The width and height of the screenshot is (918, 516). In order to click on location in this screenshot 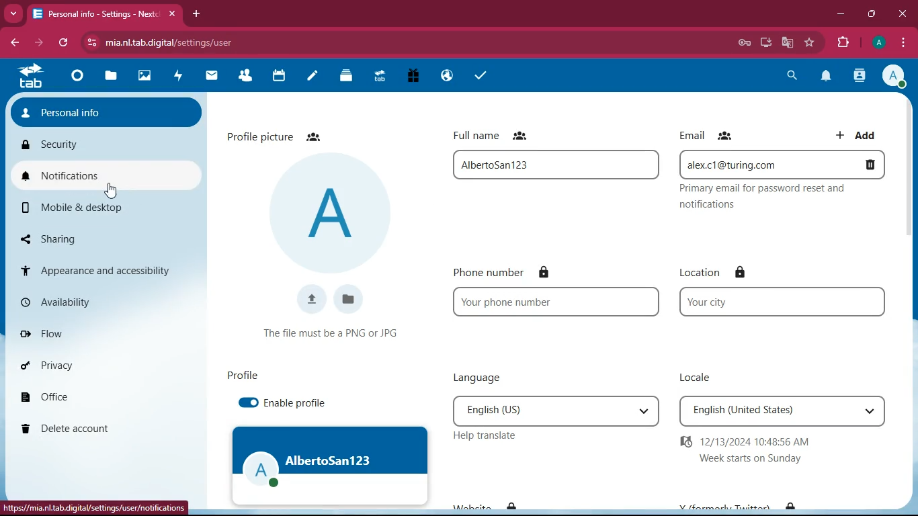, I will do `click(700, 274)`.